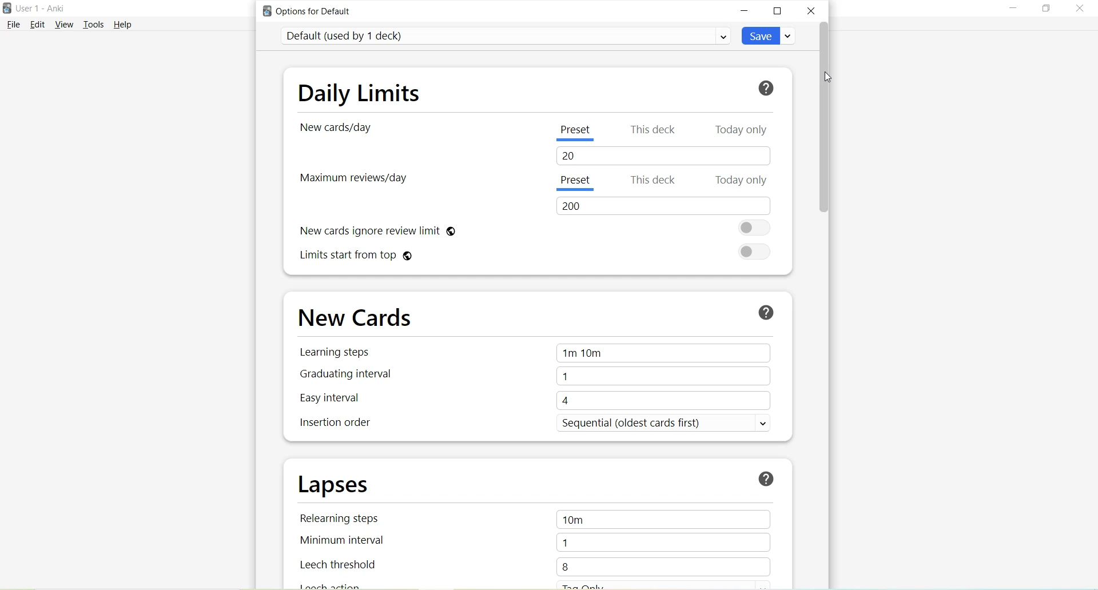 The image size is (1098, 590). Describe the element at coordinates (655, 128) in the screenshot. I see `This deck` at that location.